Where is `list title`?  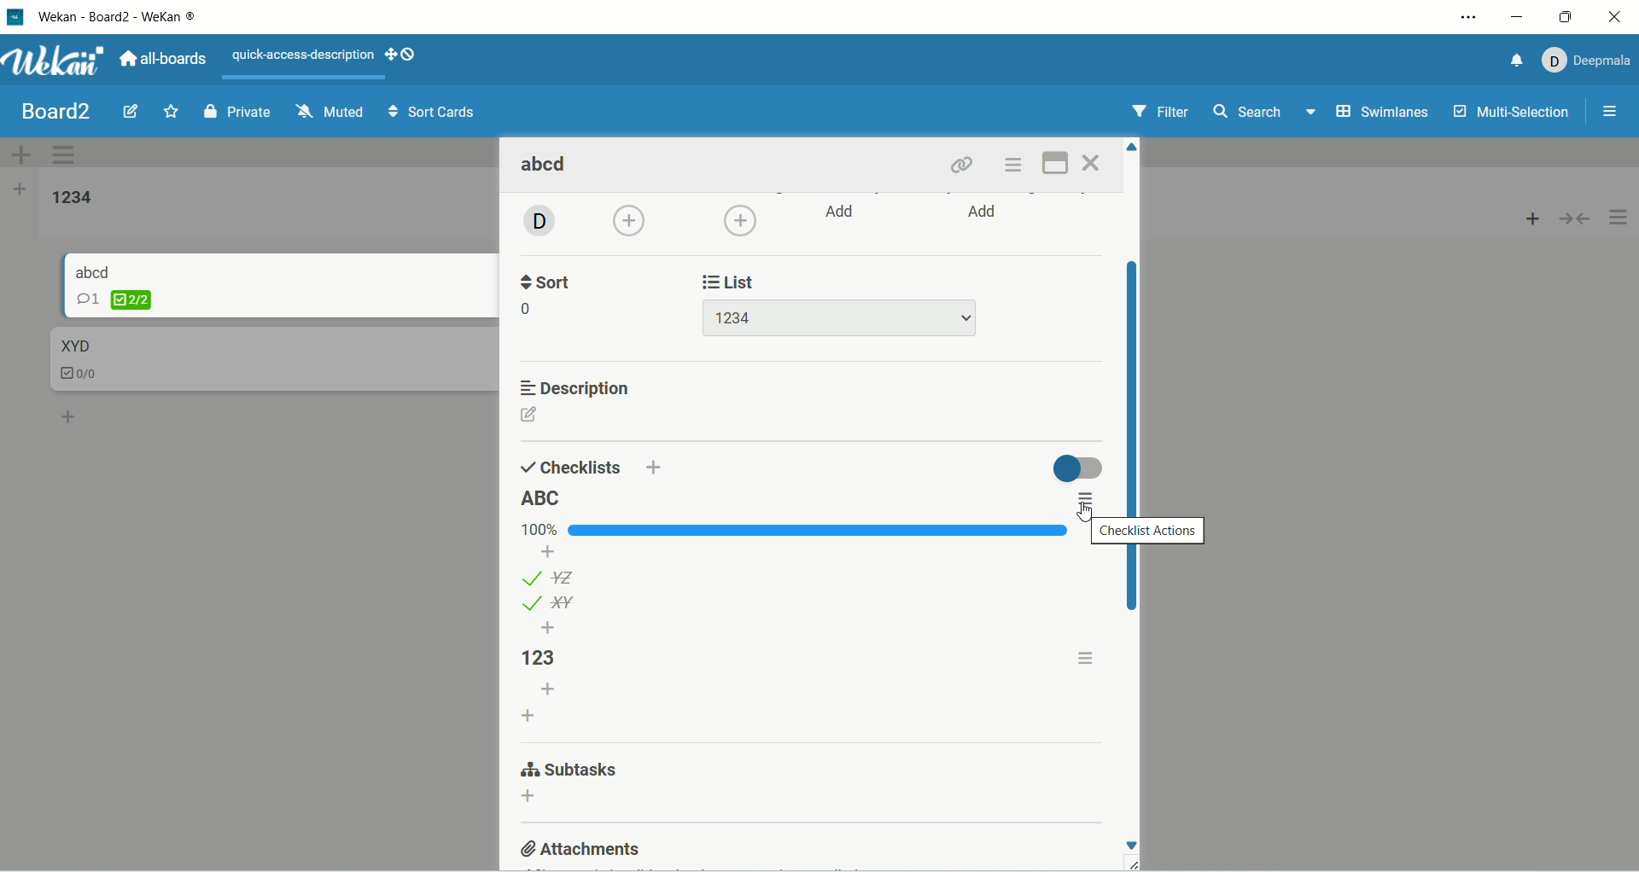 list title is located at coordinates (551, 658).